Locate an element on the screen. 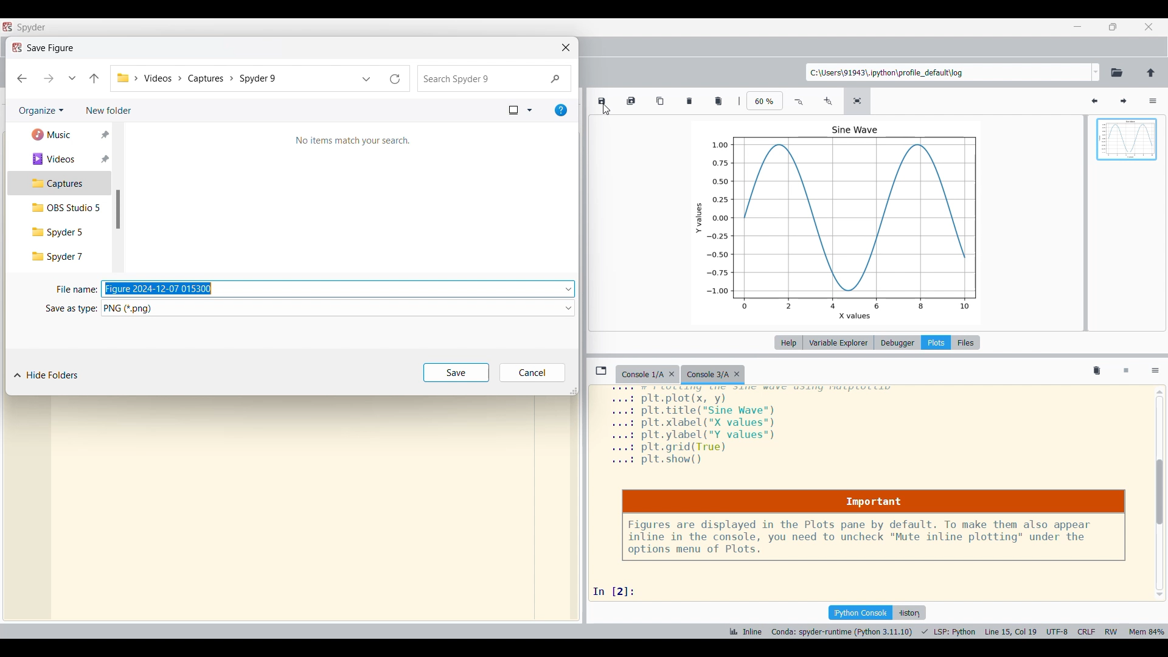 The width and height of the screenshot is (1168, 657). Name options is located at coordinates (568, 289).